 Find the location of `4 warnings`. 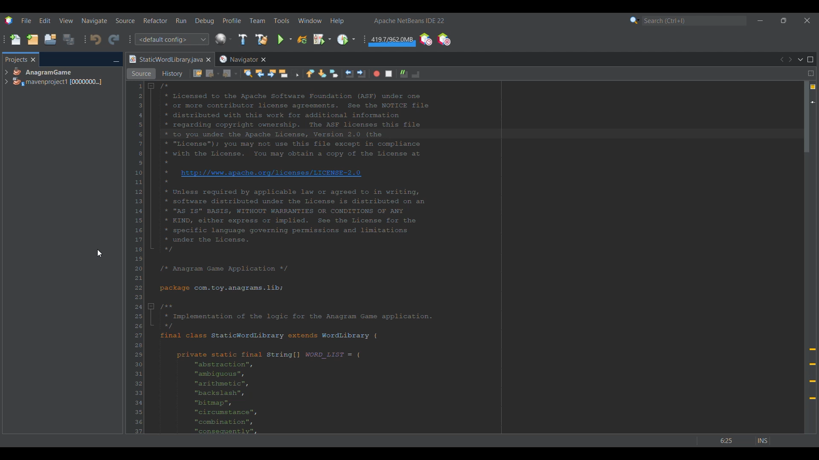

4 warnings is located at coordinates (813, 87).